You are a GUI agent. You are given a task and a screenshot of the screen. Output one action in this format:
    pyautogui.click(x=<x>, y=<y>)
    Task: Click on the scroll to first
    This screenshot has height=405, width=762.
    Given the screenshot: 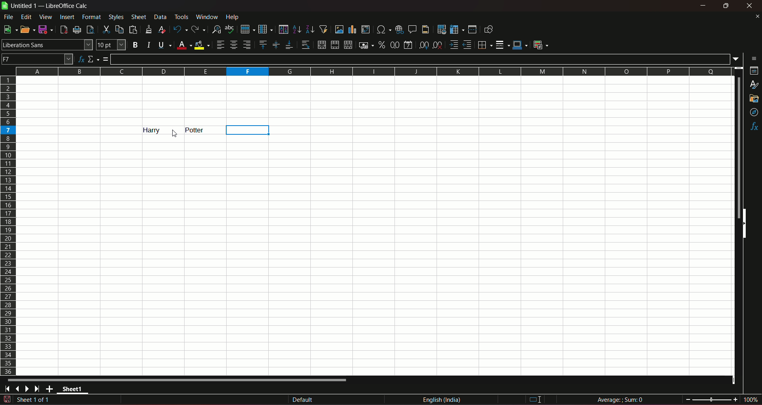 What is the action you would take?
    pyautogui.click(x=5, y=390)
    